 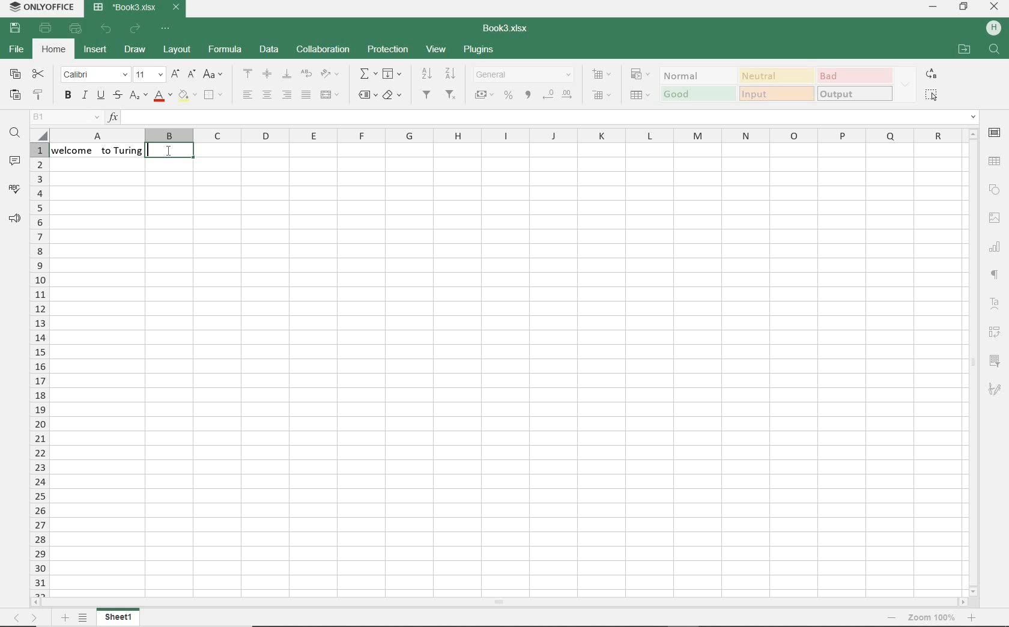 I want to click on comments, so click(x=14, y=161).